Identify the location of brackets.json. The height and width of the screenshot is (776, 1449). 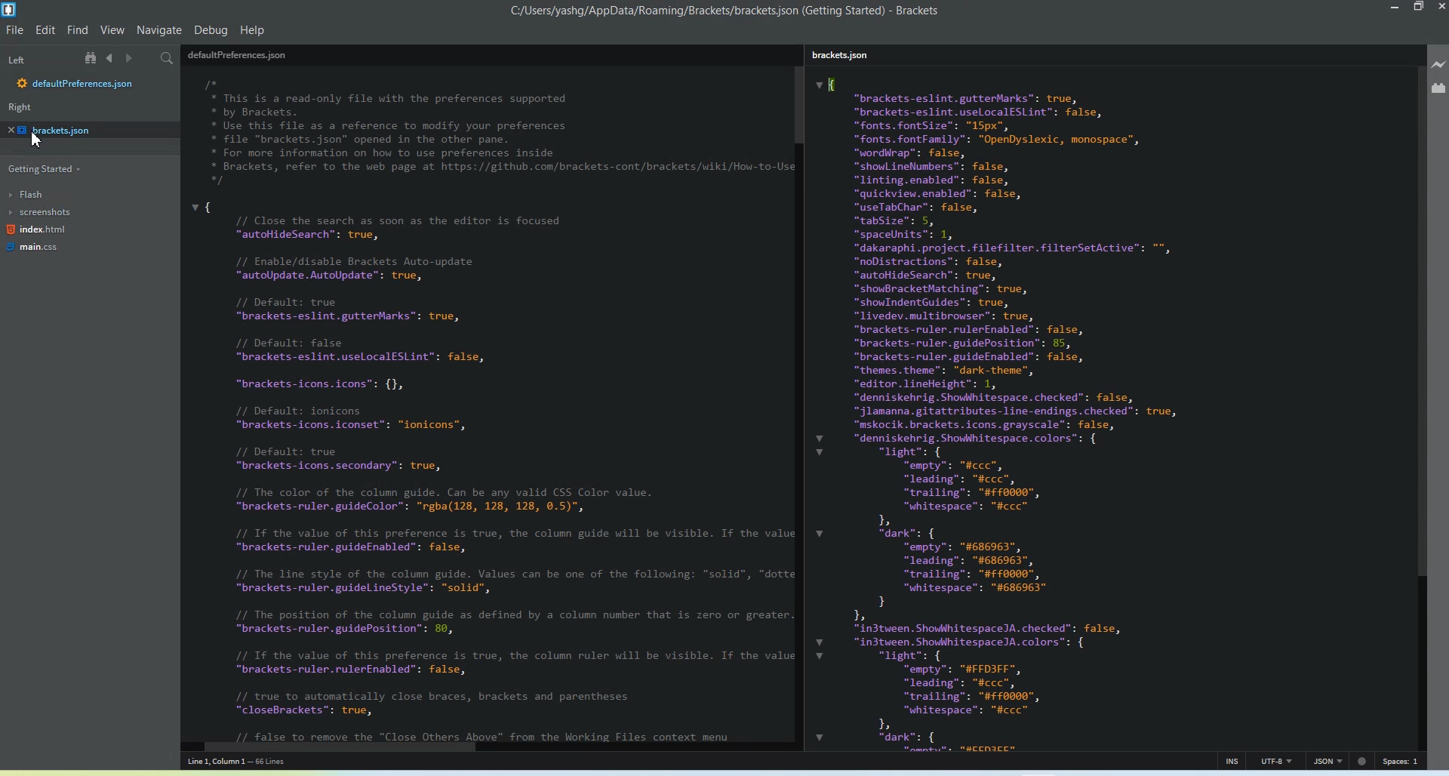
(846, 57).